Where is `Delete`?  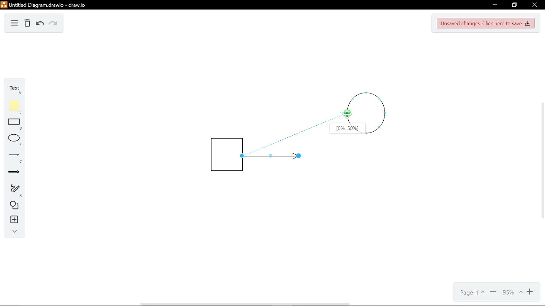
Delete is located at coordinates (27, 23).